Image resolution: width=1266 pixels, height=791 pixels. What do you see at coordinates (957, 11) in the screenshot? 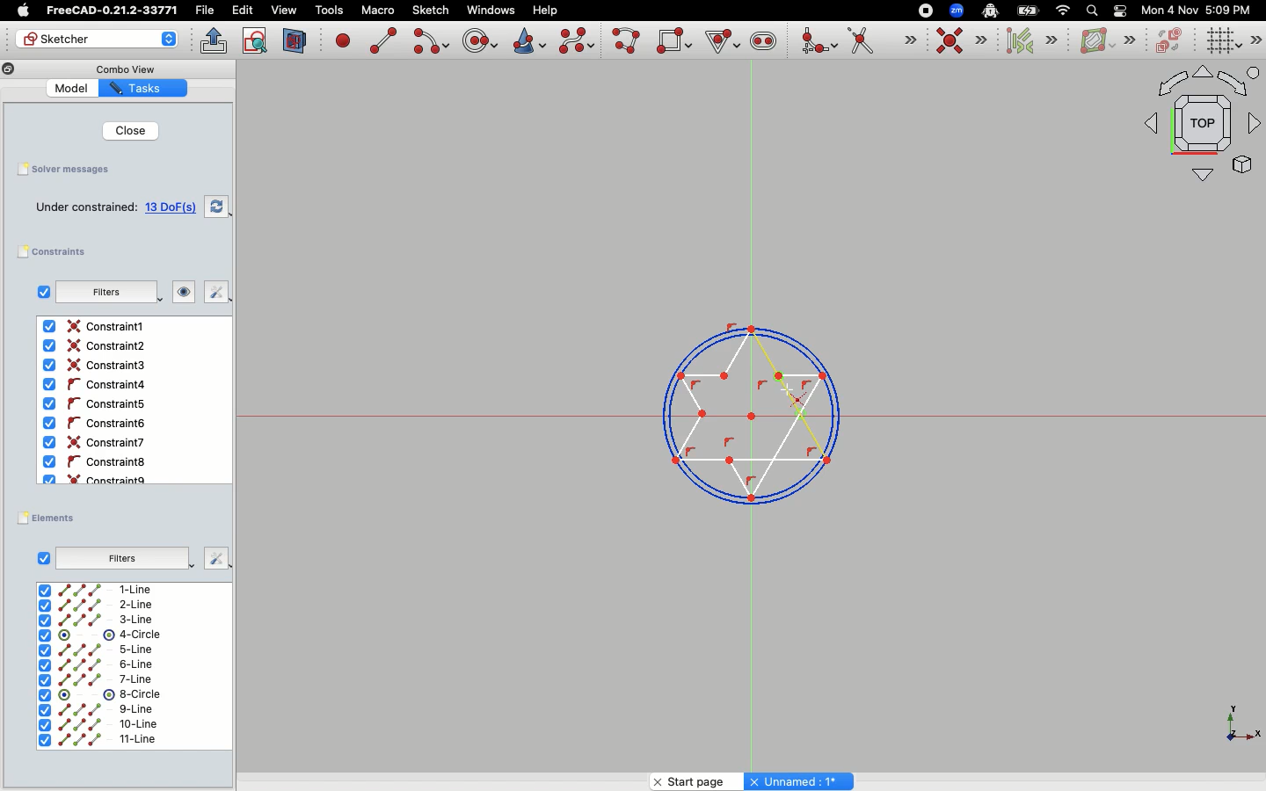
I see `Zoom` at bounding box center [957, 11].